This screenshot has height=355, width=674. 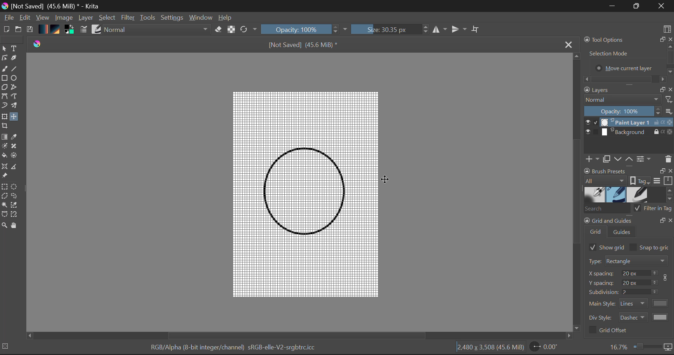 I want to click on Polygon Selection, so click(x=5, y=196).